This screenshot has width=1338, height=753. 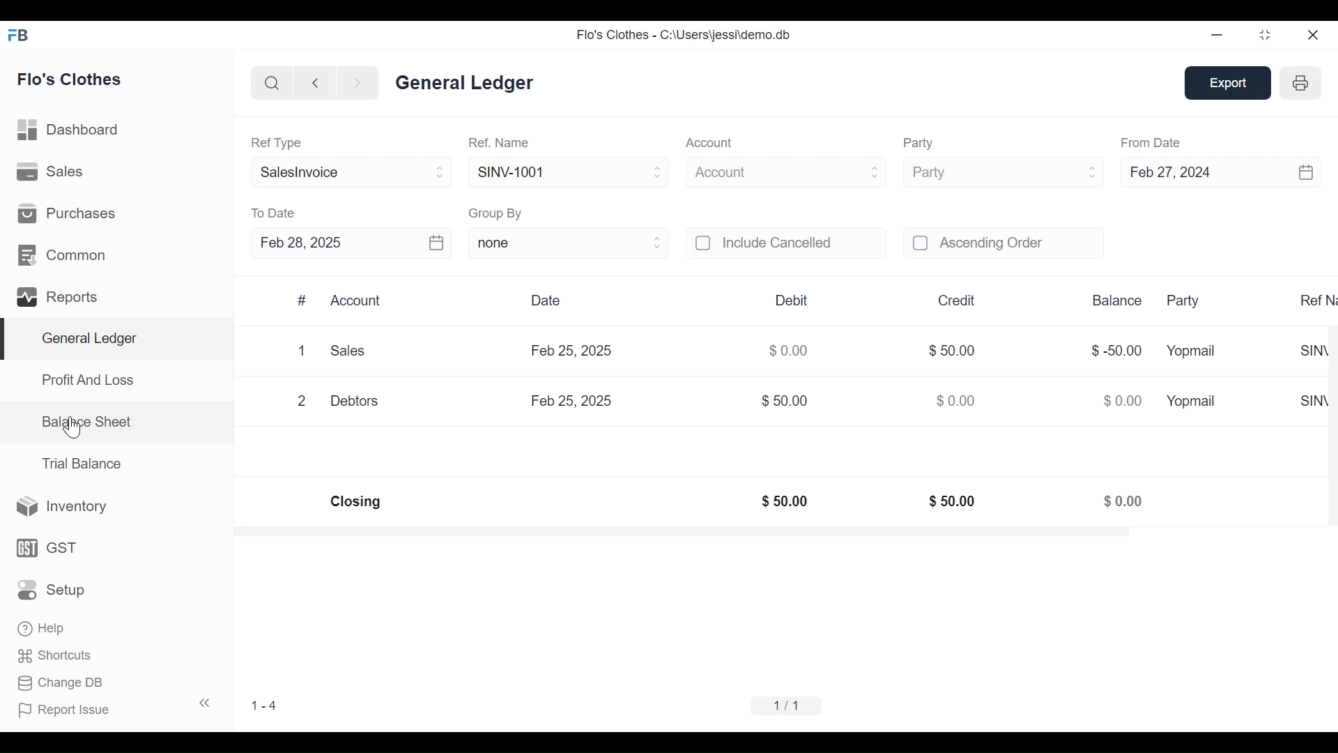 What do you see at coordinates (569, 243) in the screenshot?
I see `none` at bounding box center [569, 243].